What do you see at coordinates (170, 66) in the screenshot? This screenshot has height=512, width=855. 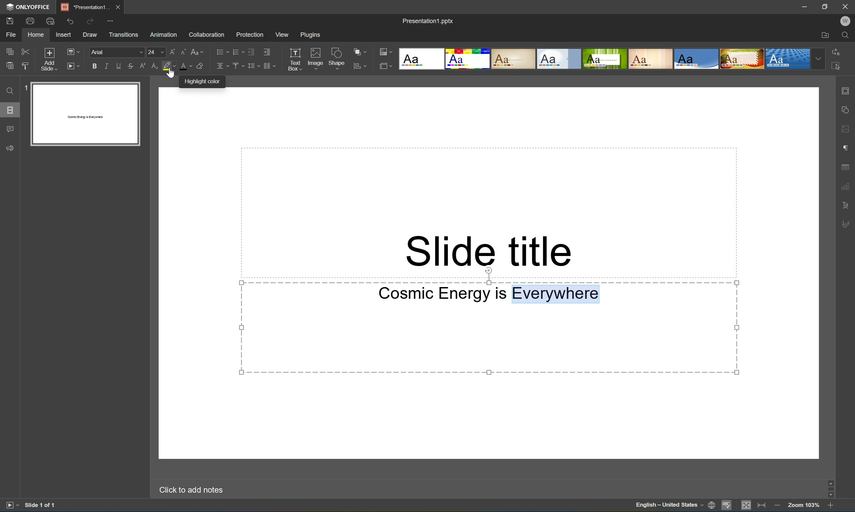 I see `Highlight color` at bounding box center [170, 66].